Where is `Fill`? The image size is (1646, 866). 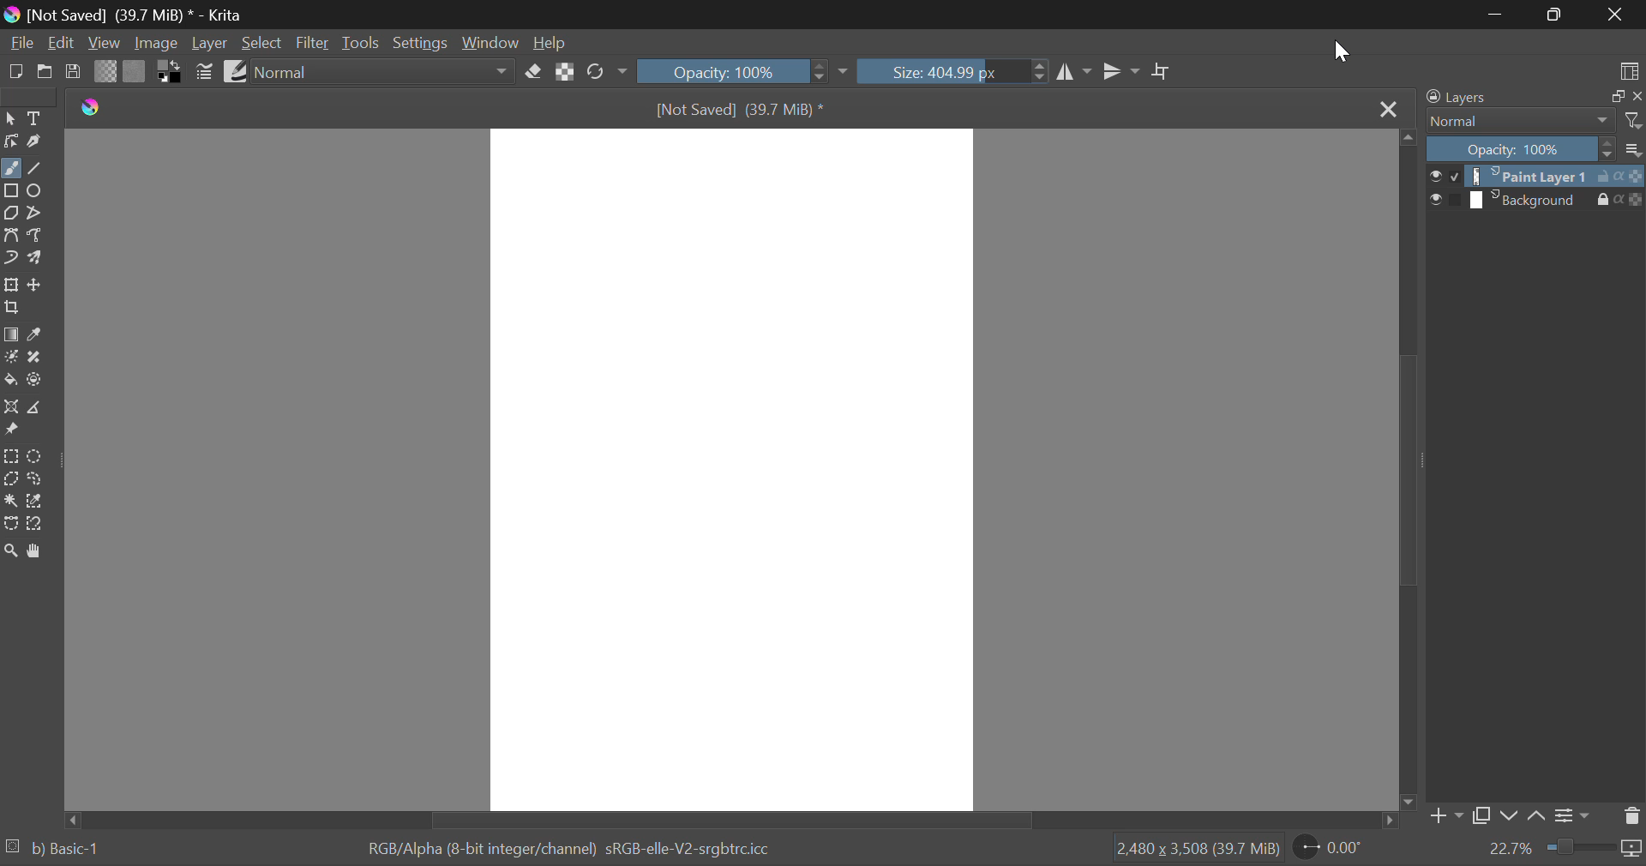
Fill is located at coordinates (10, 381).